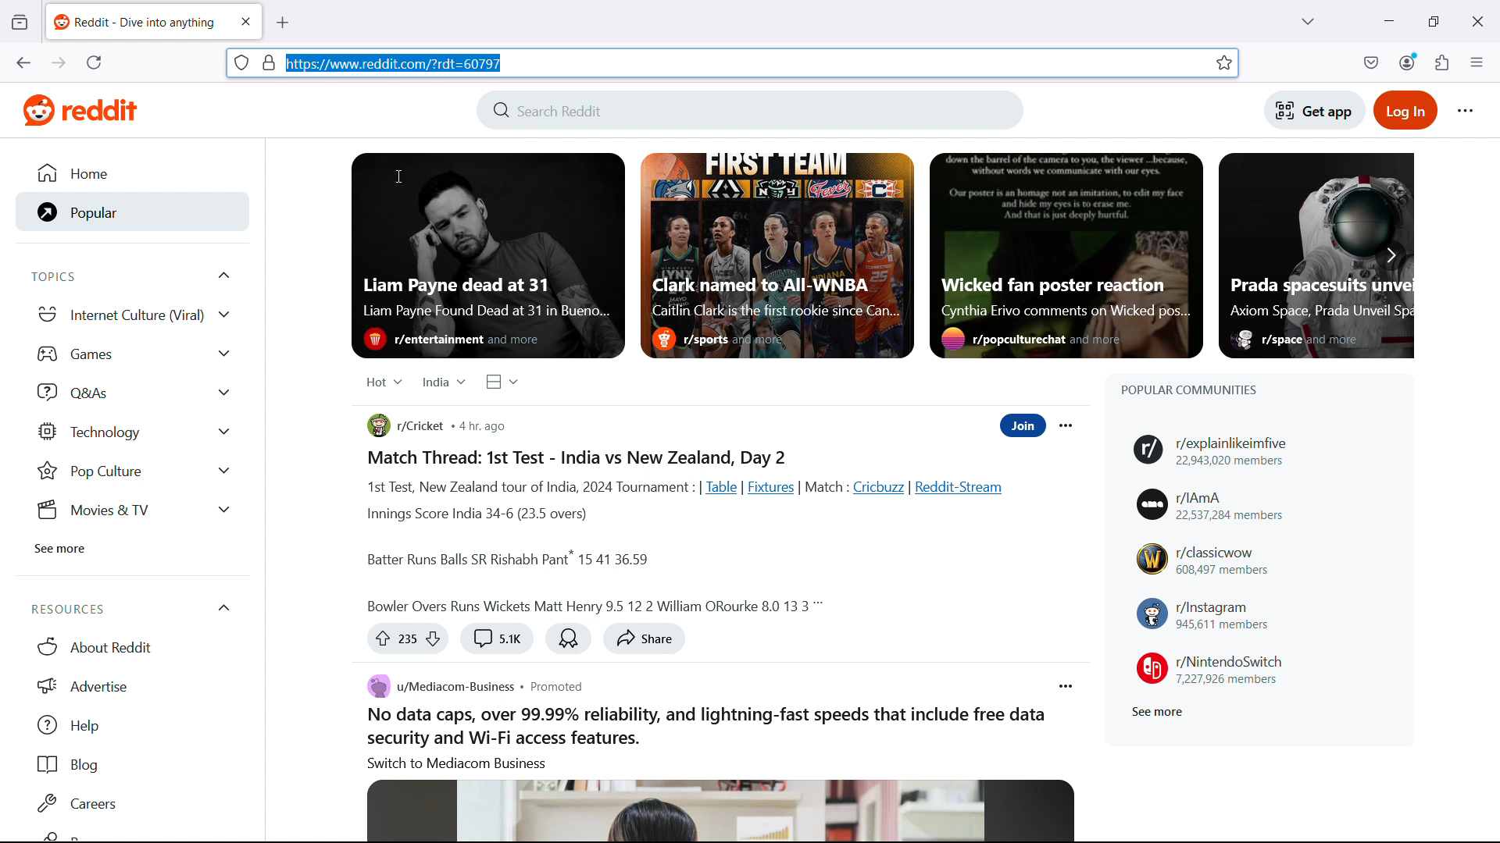 The height and width of the screenshot is (843, 1500). What do you see at coordinates (720, 811) in the screenshot?
I see `Image associated with the post` at bounding box center [720, 811].